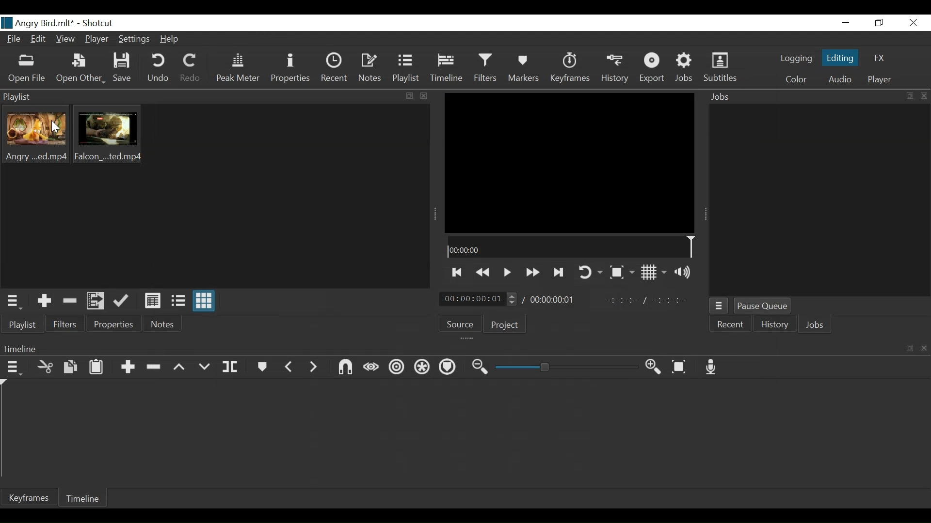  I want to click on View, so click(65, 40).